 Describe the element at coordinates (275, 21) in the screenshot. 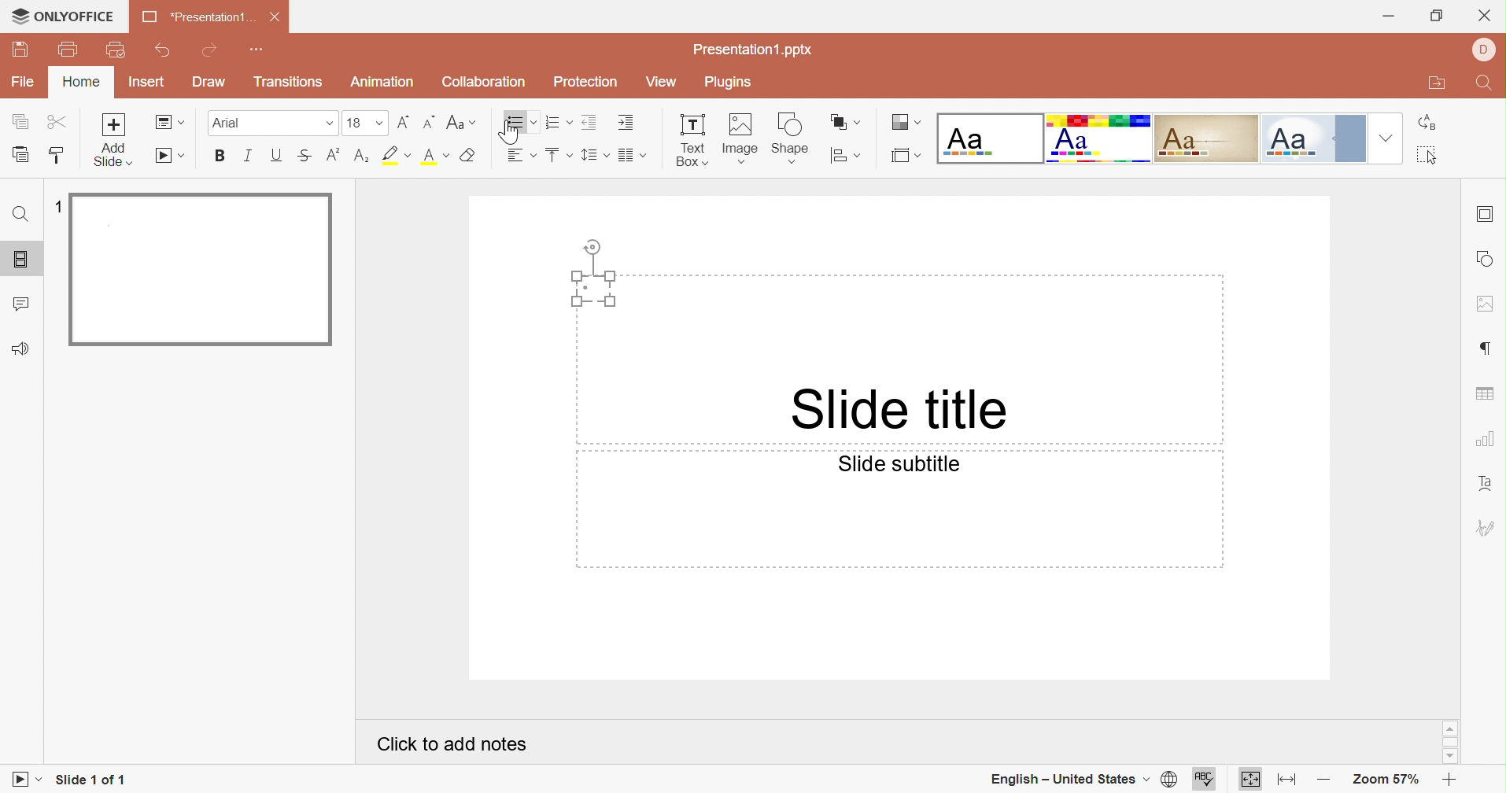

I see `Close` at that location.